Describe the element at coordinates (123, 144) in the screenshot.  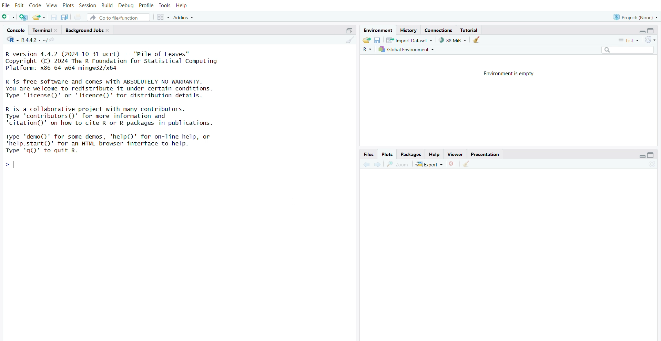
I see `details of R demo and help` at that location.